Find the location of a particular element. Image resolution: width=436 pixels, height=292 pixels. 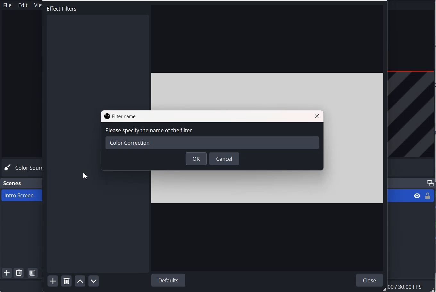

Information Display is located at coordinates (412, 287).